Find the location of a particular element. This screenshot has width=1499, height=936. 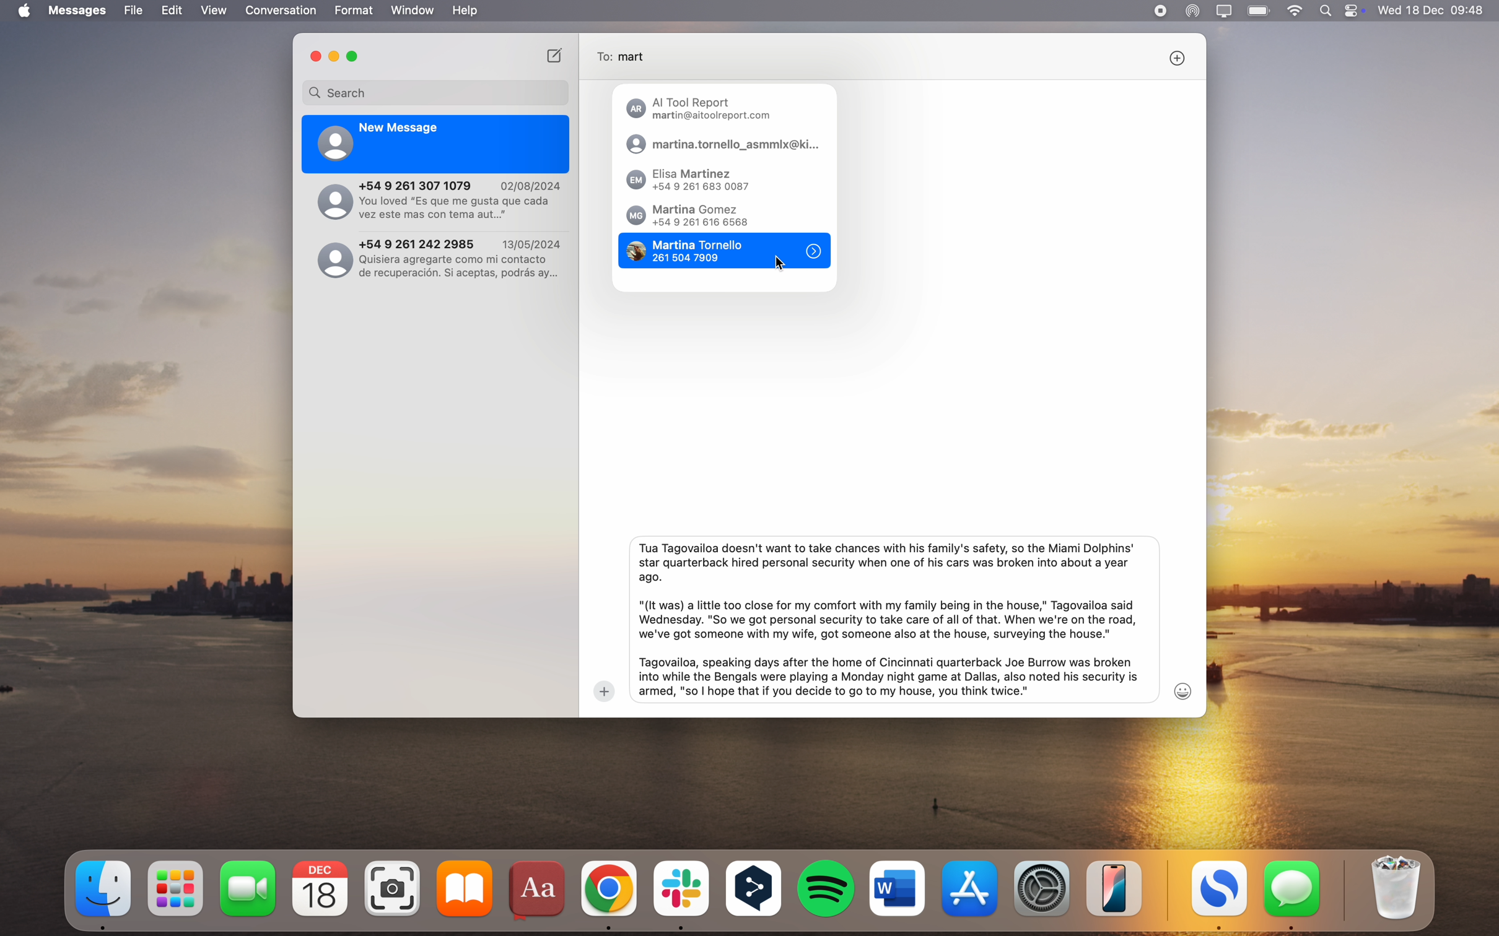

spotlight search is located at coordinates (1329, 11).